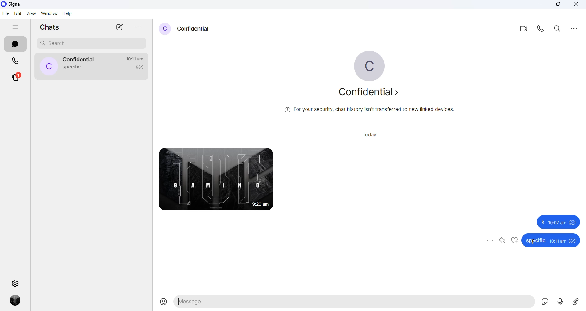  Describe the element at coordinates (559, 29) in the screenshot. I see `search in chats` at that location.